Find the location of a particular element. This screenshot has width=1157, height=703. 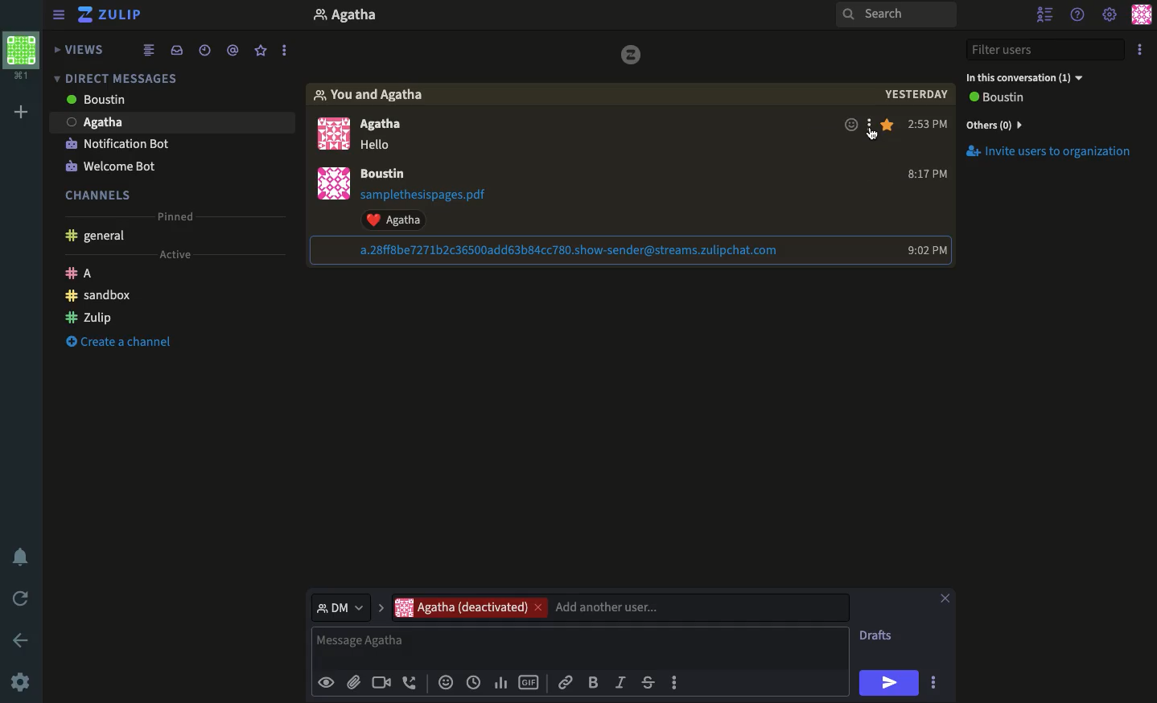

user is located at coordinates (386, 176).